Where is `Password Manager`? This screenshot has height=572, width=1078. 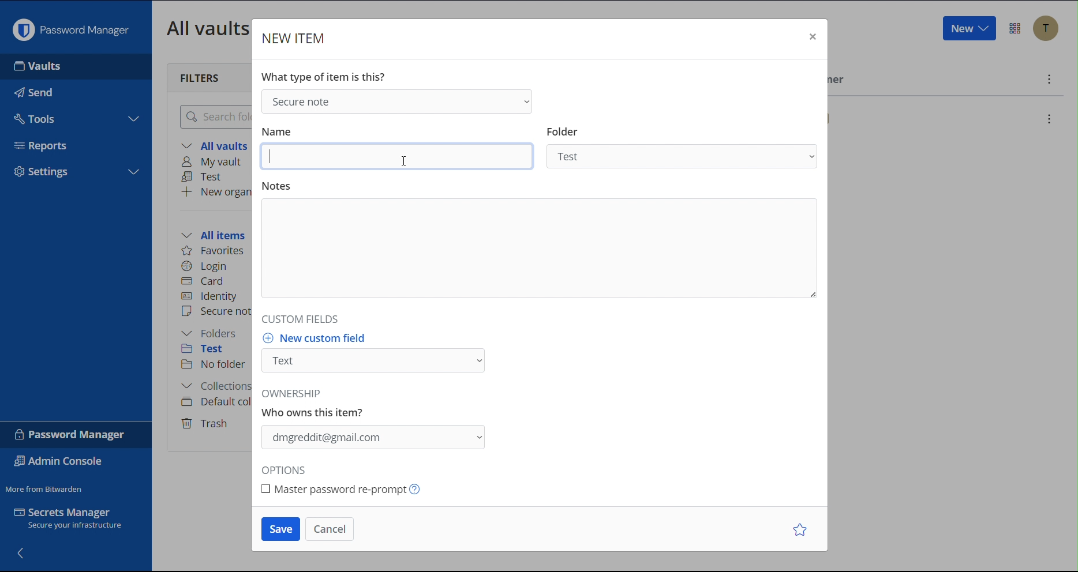
Password Manager is located at coordinates (71, 434).